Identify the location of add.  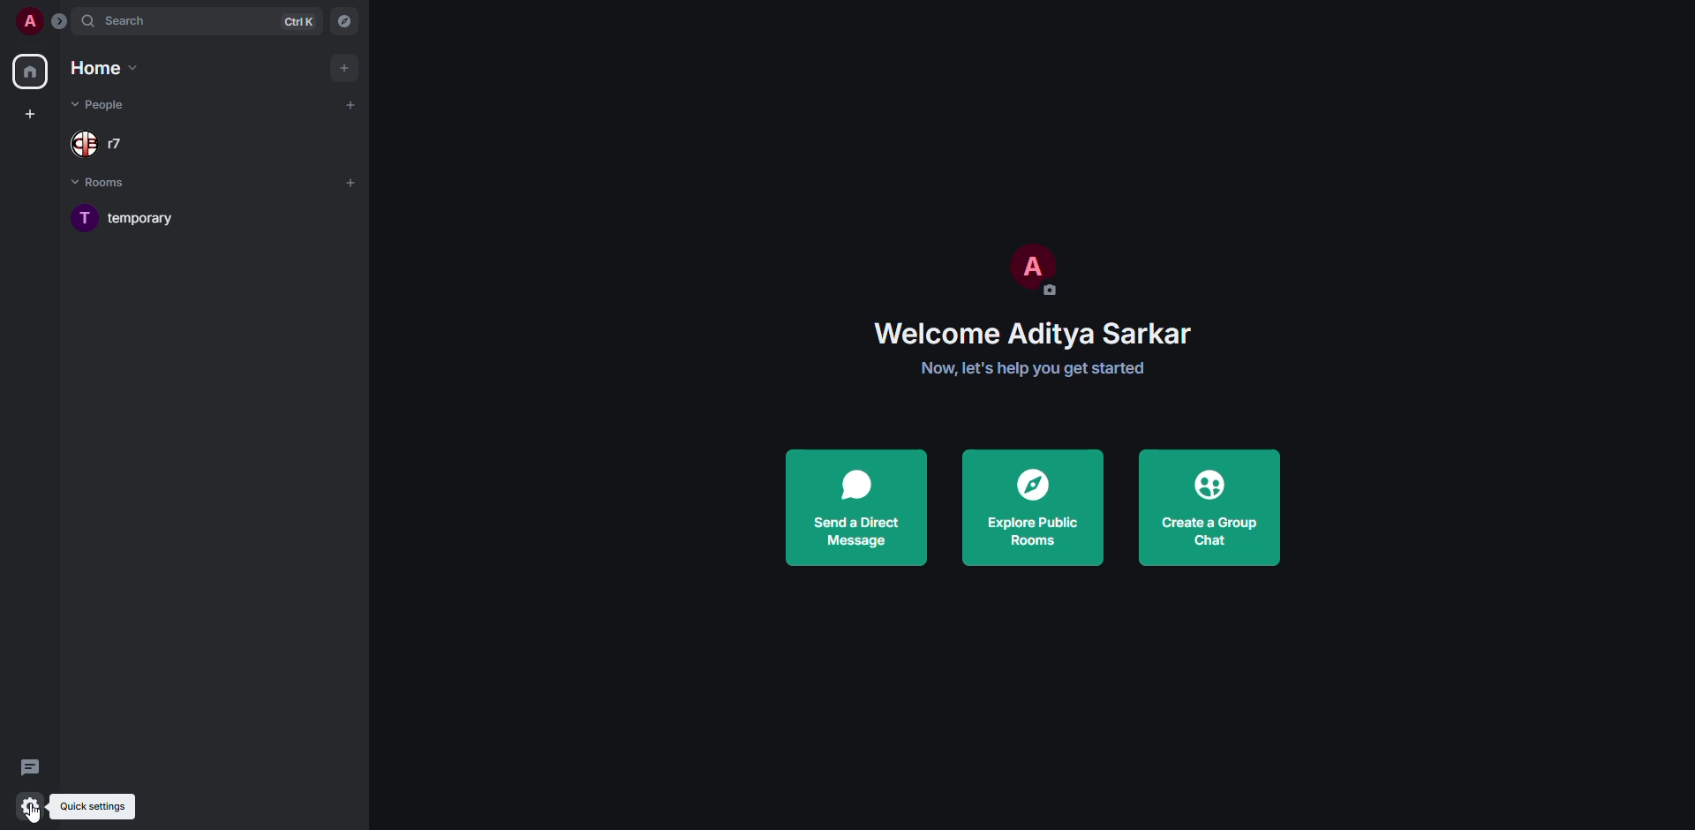
(351, 183).